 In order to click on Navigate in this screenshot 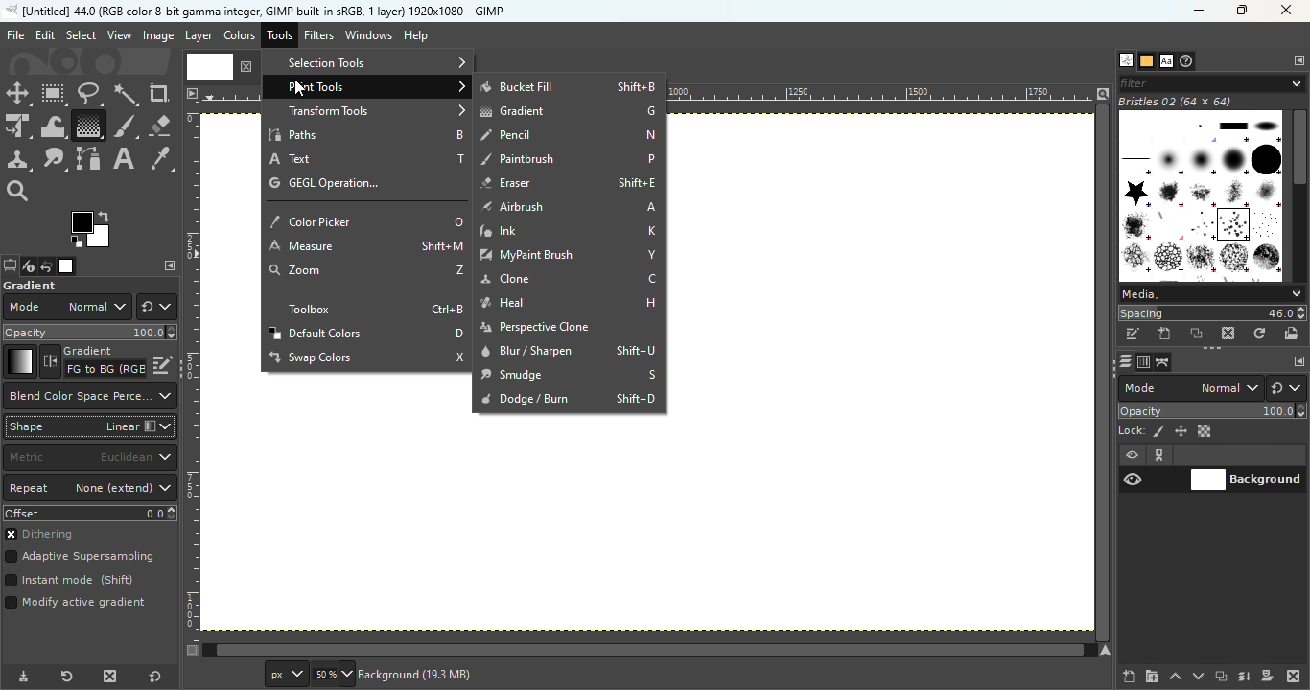, I will do `click(1108, 651)`.